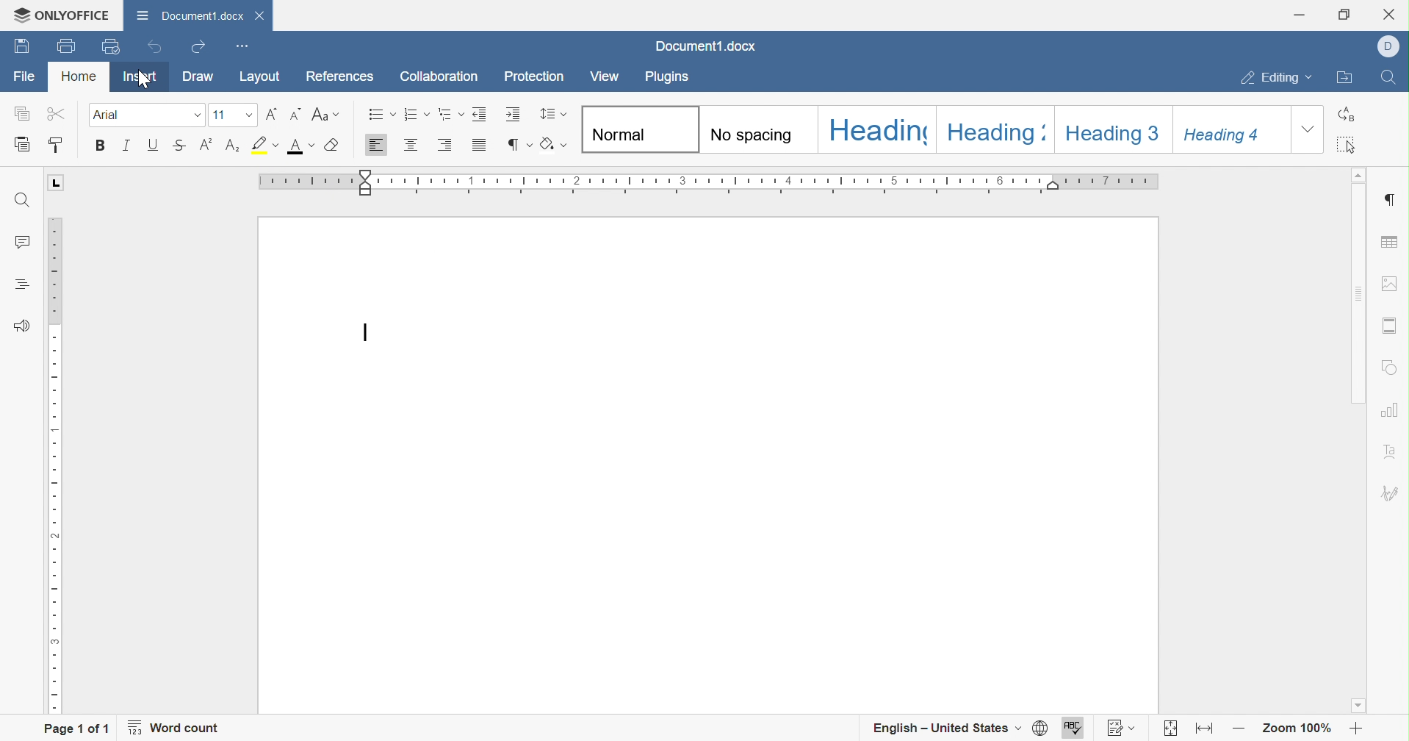 The width and height of the screenshot is (1409, 741). I want to click on Cut, so click(58, 112).